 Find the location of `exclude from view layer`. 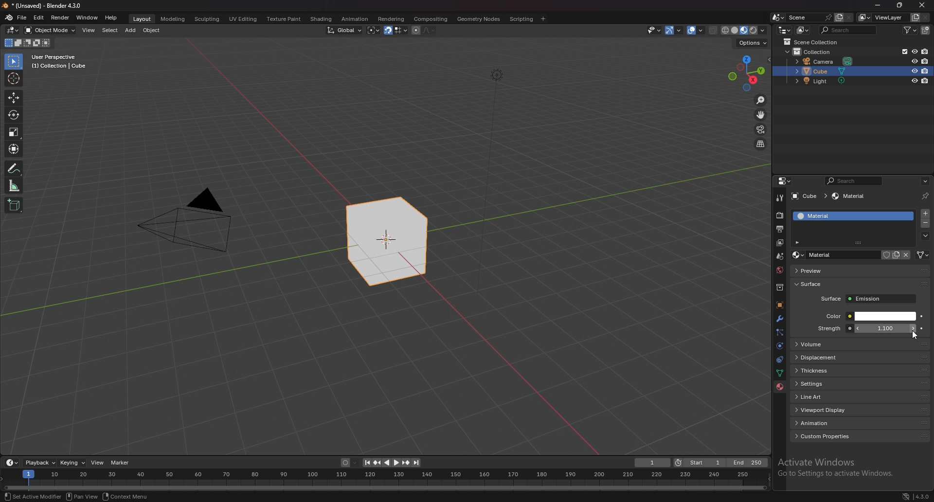

exclude from view layer is located at coordinates (902, 51).